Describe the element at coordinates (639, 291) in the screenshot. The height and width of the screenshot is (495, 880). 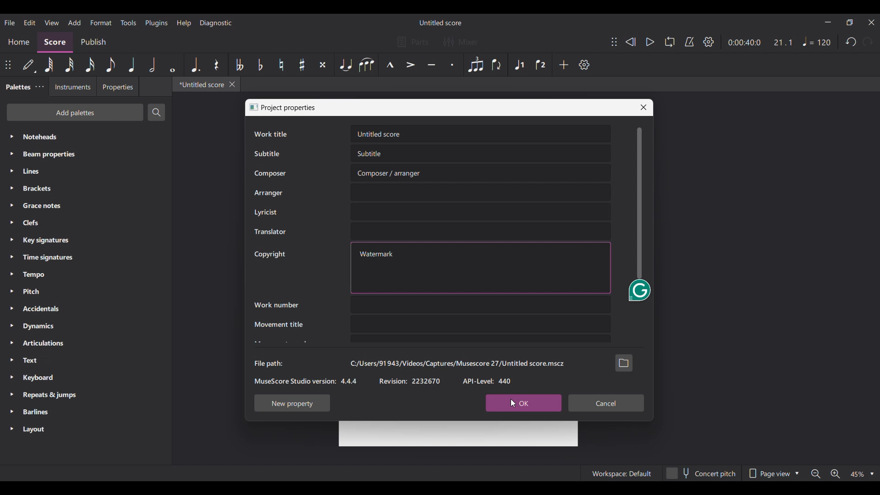
I see `Grammarly extension` at that location.